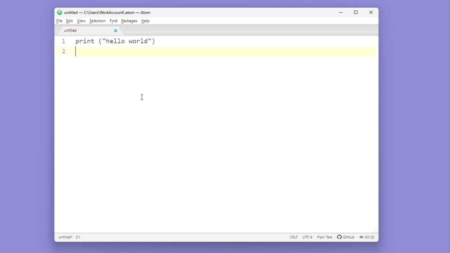 The image size is (450, 253). Describe the element at coordinates (356, 13) in the screenshot. I see `Maximize` at that location.